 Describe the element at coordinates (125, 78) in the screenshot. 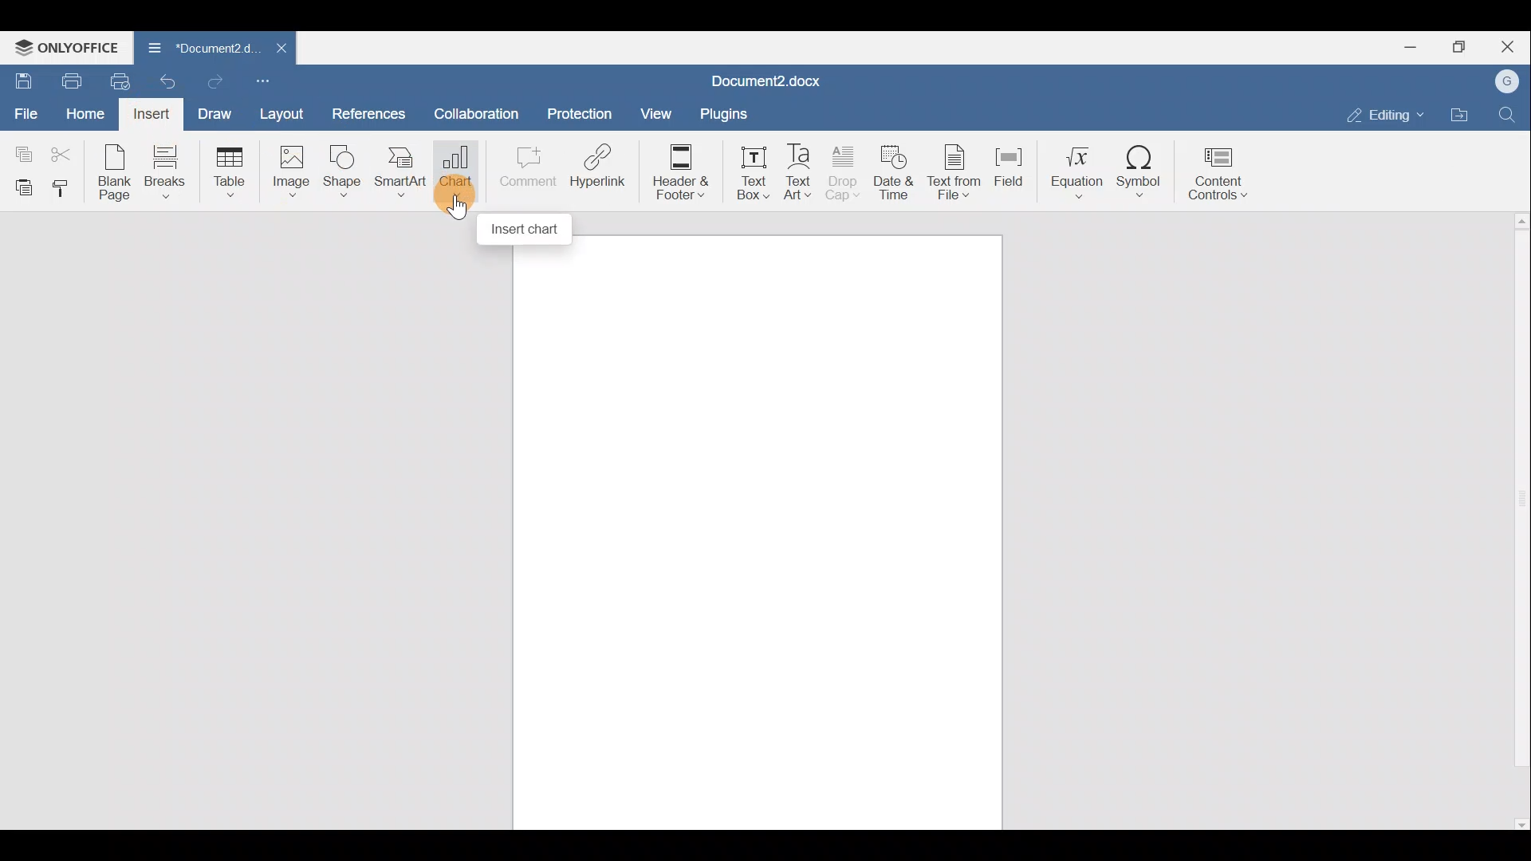

I see `Quick print` at that location.